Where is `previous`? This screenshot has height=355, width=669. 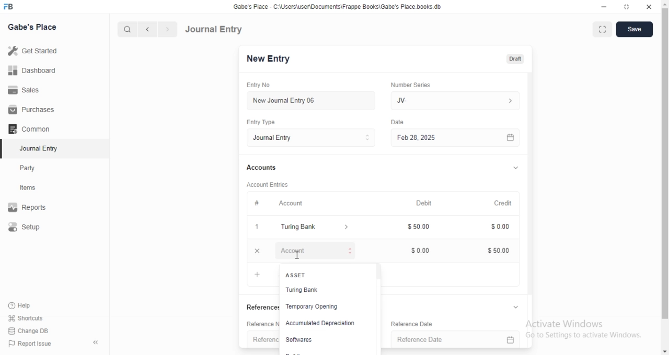
previous is located at coordinates (146, 29).